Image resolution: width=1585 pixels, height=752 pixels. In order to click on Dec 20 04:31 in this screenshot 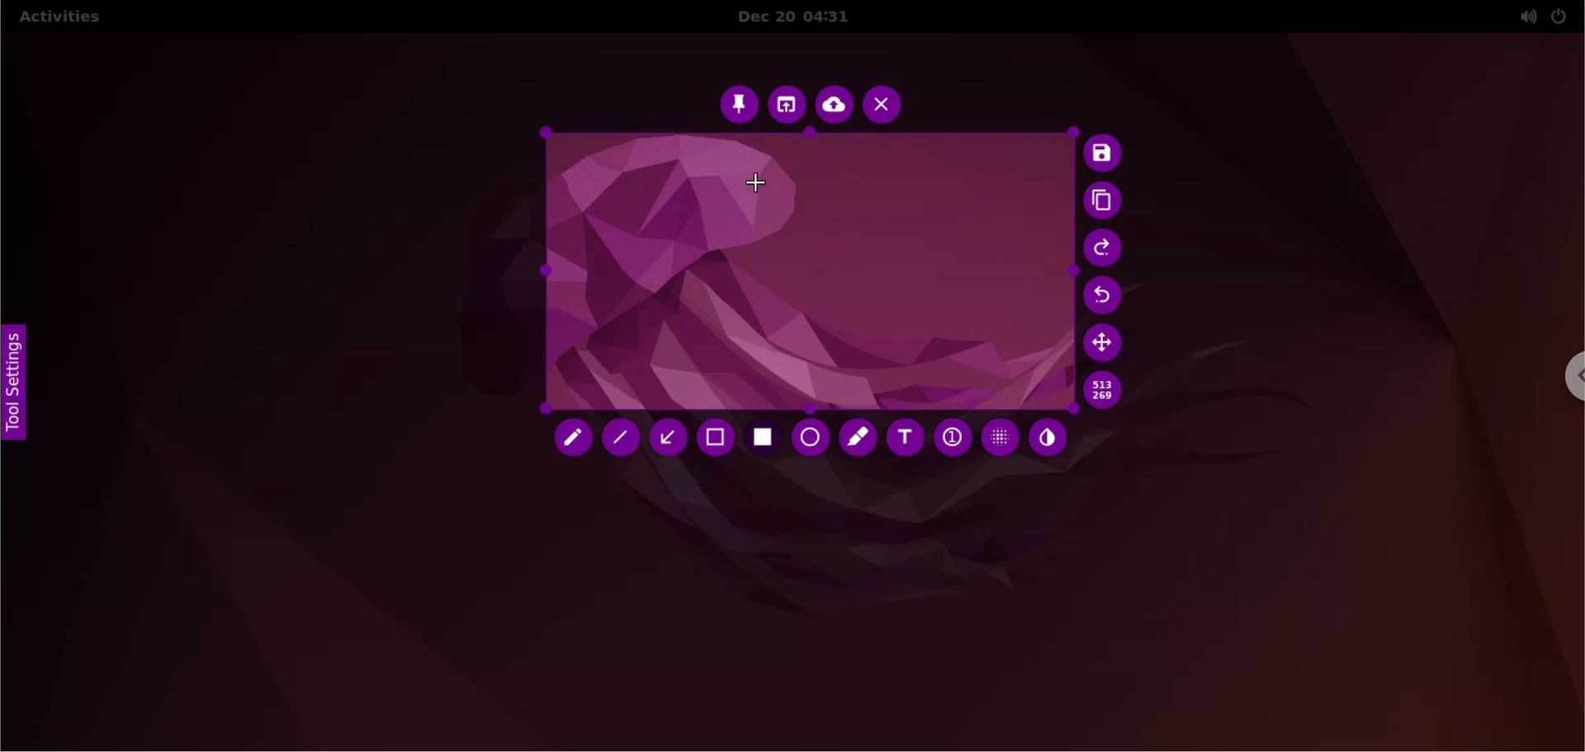, I will do `click(800, 17)`.